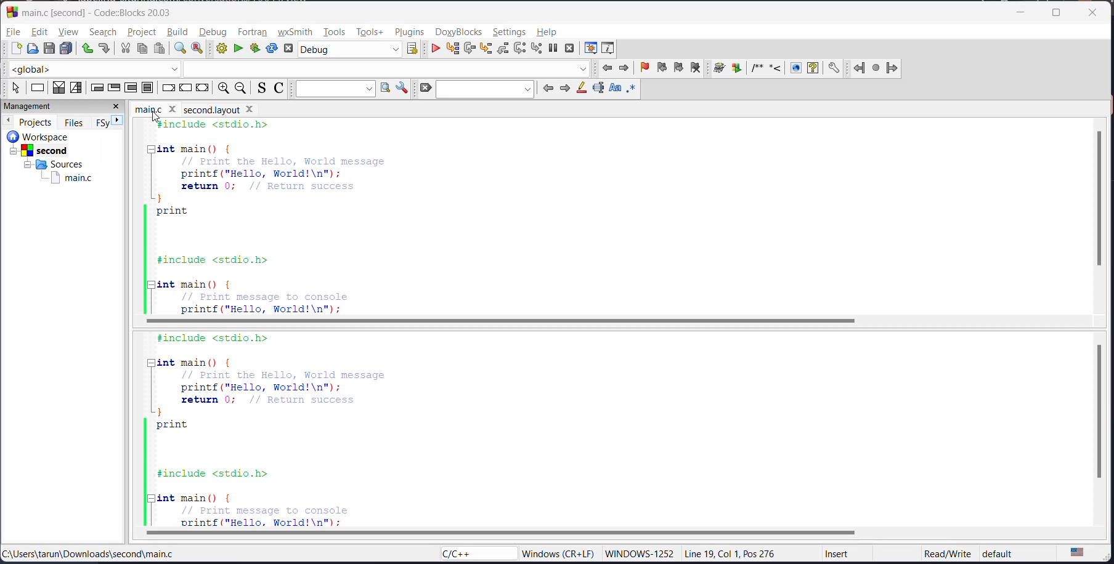  I want to click on doxyblocks references, so click(776, 68).